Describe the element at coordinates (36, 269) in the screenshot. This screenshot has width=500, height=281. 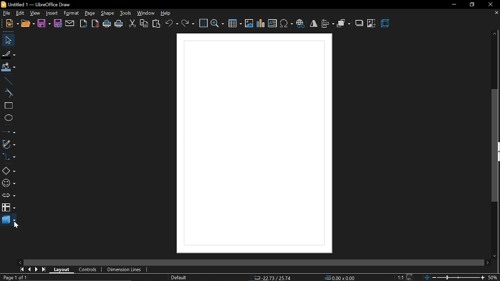
I see `next page` at that location.